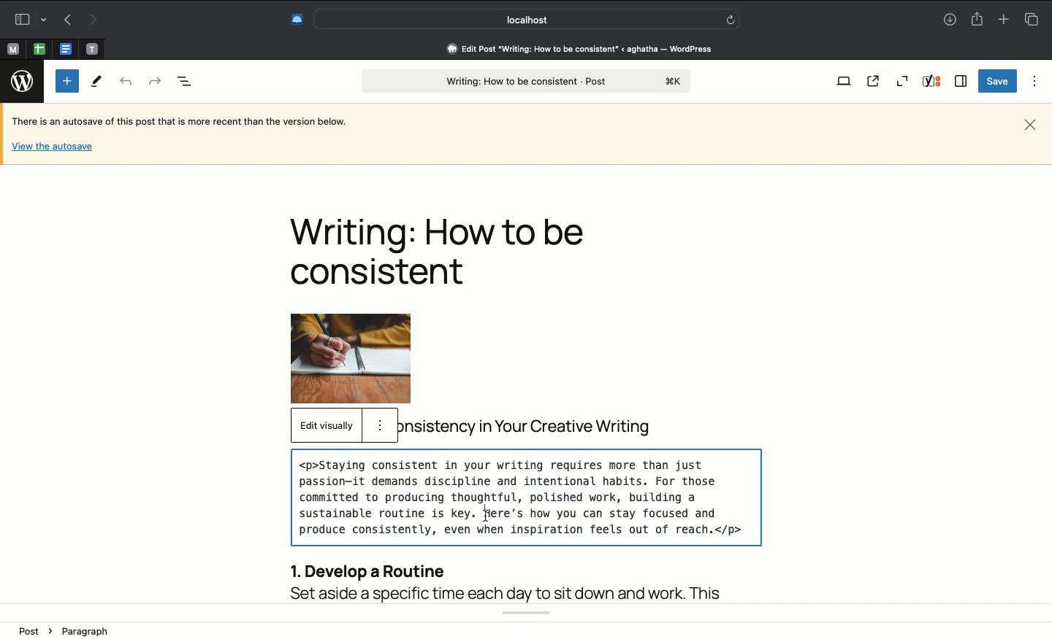  Describe the element at coordinates (934, 82) in the screenshot. I see `Yoast` at that location.